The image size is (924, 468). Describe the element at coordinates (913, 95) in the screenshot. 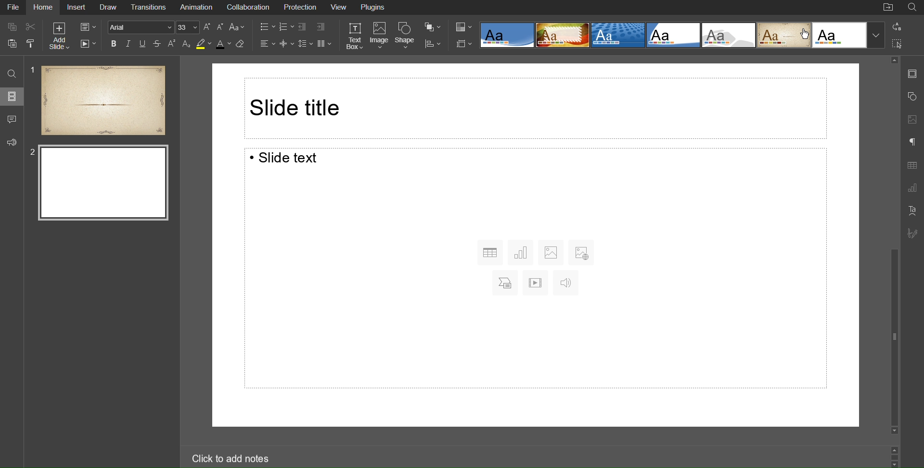

I see `Shape Settings` at that location.